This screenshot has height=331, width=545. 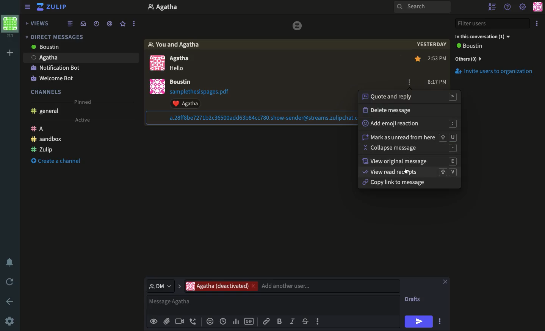 I want to click on options, so click(x=441, y=322).